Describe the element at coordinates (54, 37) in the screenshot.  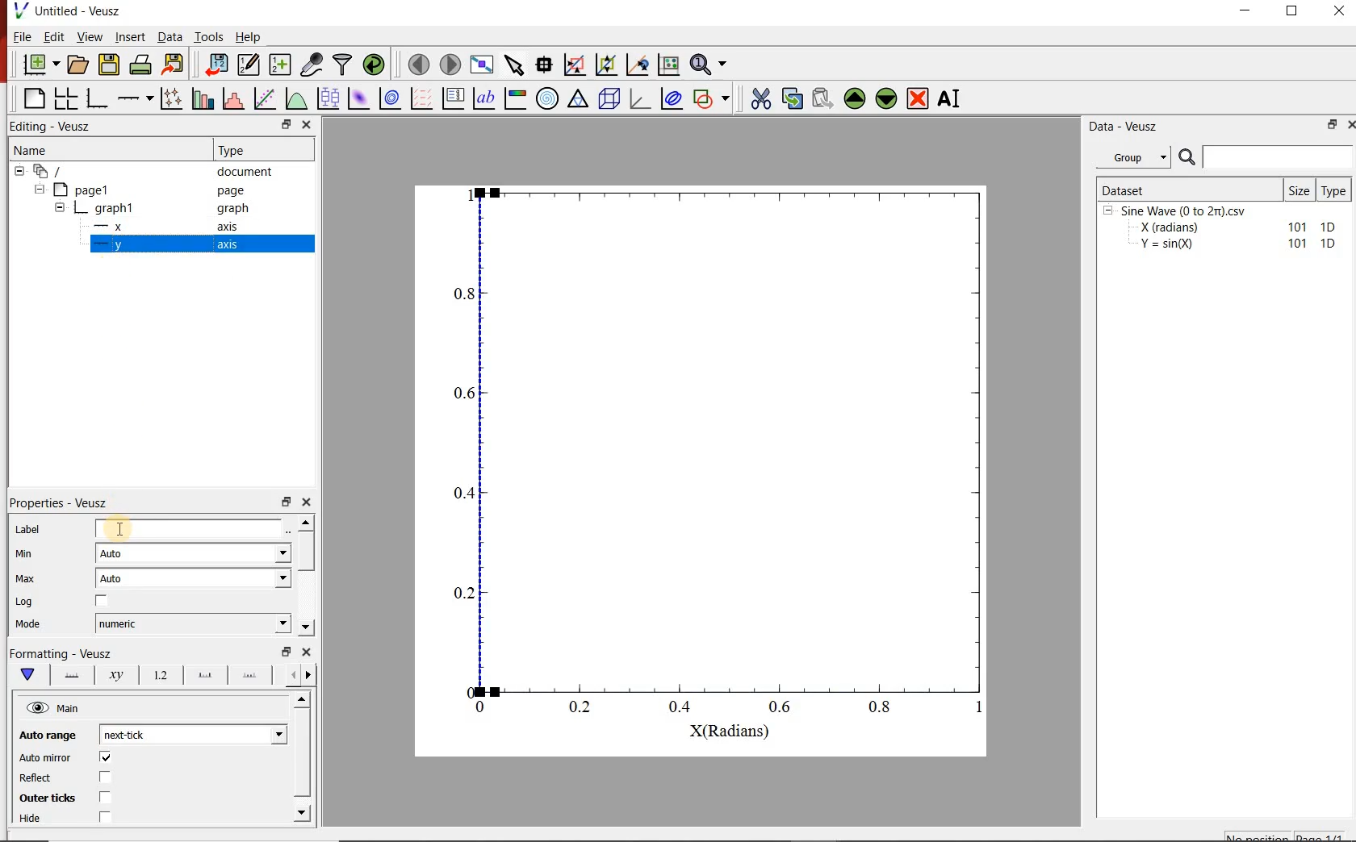
I see `Edit` at that location.